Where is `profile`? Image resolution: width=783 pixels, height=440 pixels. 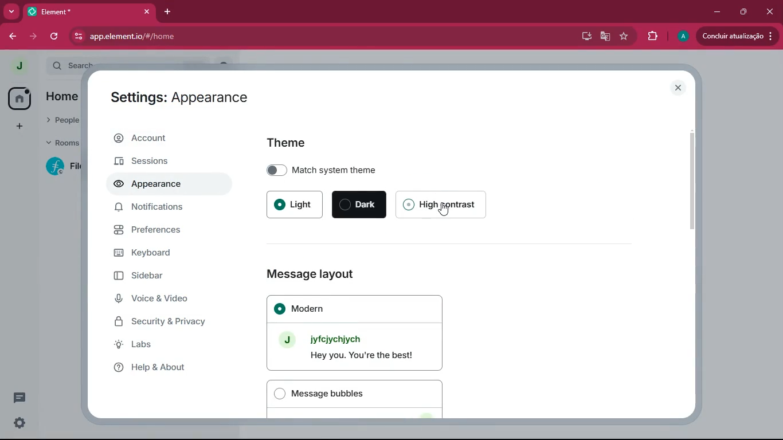 profile is located at coordinates (683, 37).